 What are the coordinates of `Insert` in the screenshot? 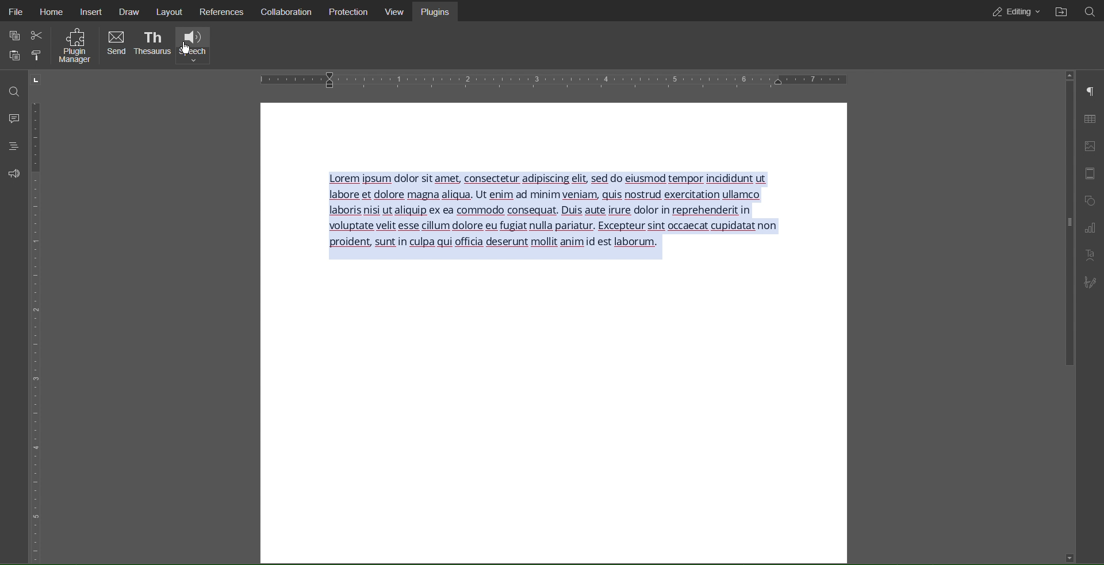 It's located at (94, 13).